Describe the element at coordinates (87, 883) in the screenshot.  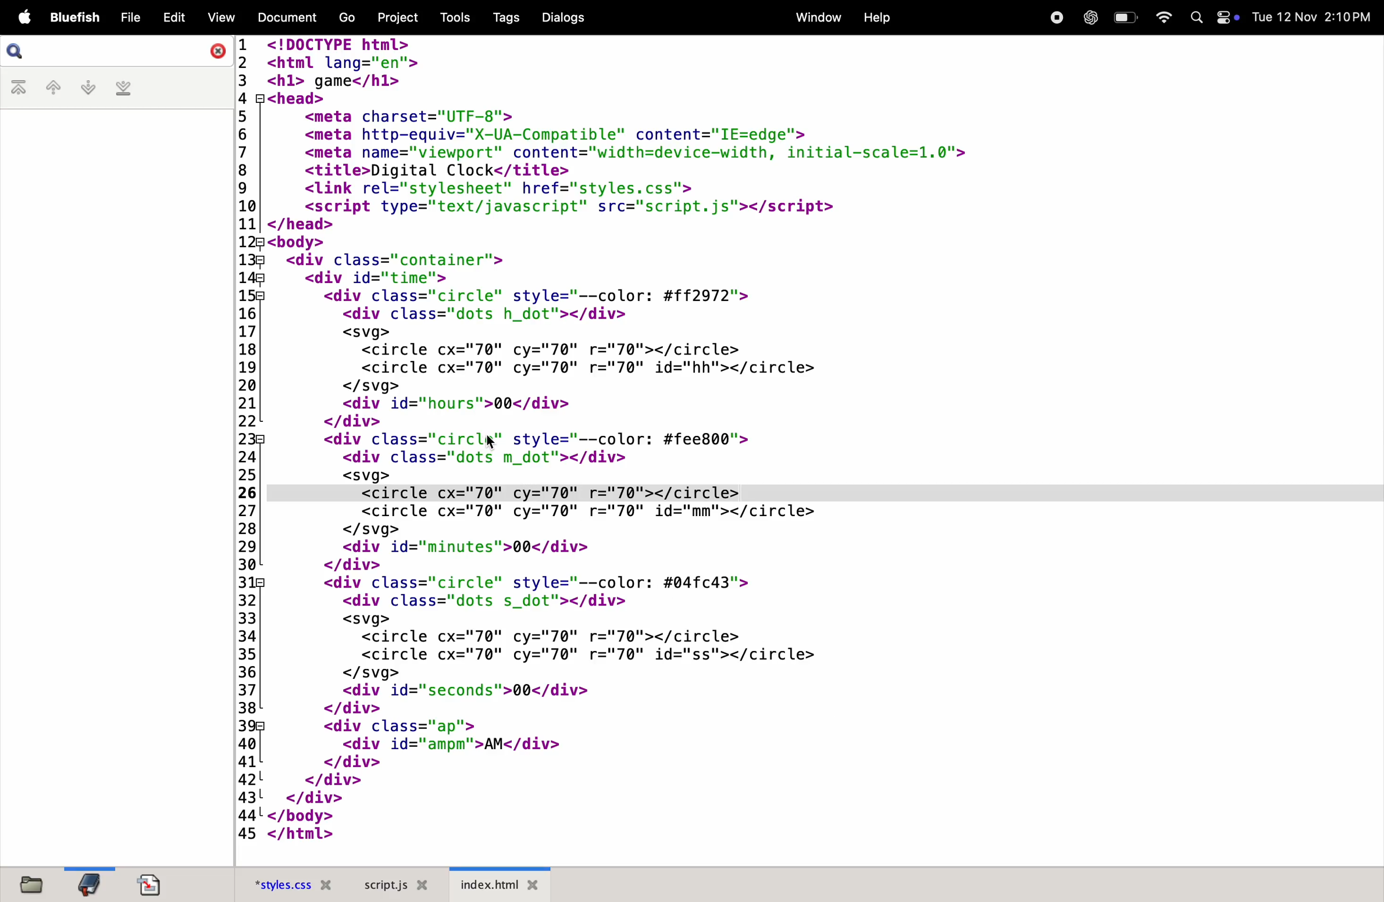
I see `bookmark` at that location.